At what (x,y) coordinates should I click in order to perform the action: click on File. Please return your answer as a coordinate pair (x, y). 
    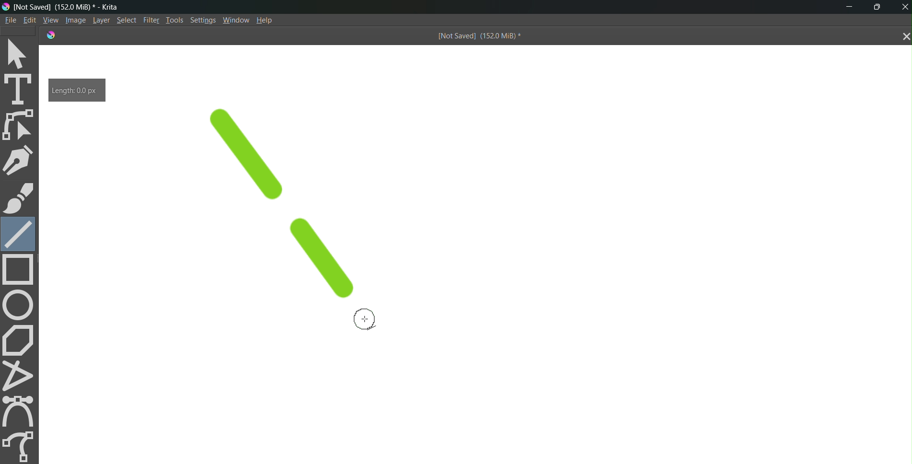
    Looking at the image, I should click on (10, 20).